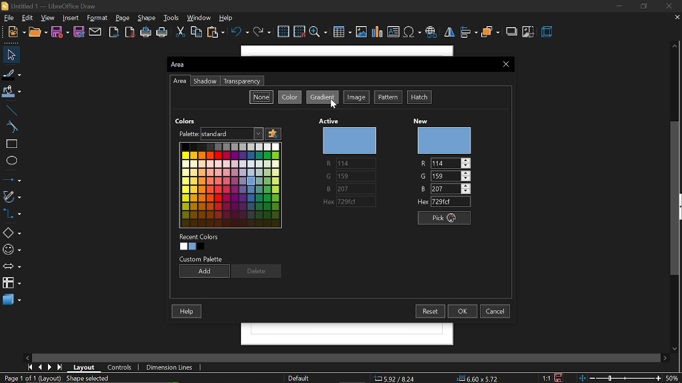 Image resolution: width=682 pixels, height=383 pixels. Describe the element at coordinates (124, 19) in the screenshot. I see `page` at that location.